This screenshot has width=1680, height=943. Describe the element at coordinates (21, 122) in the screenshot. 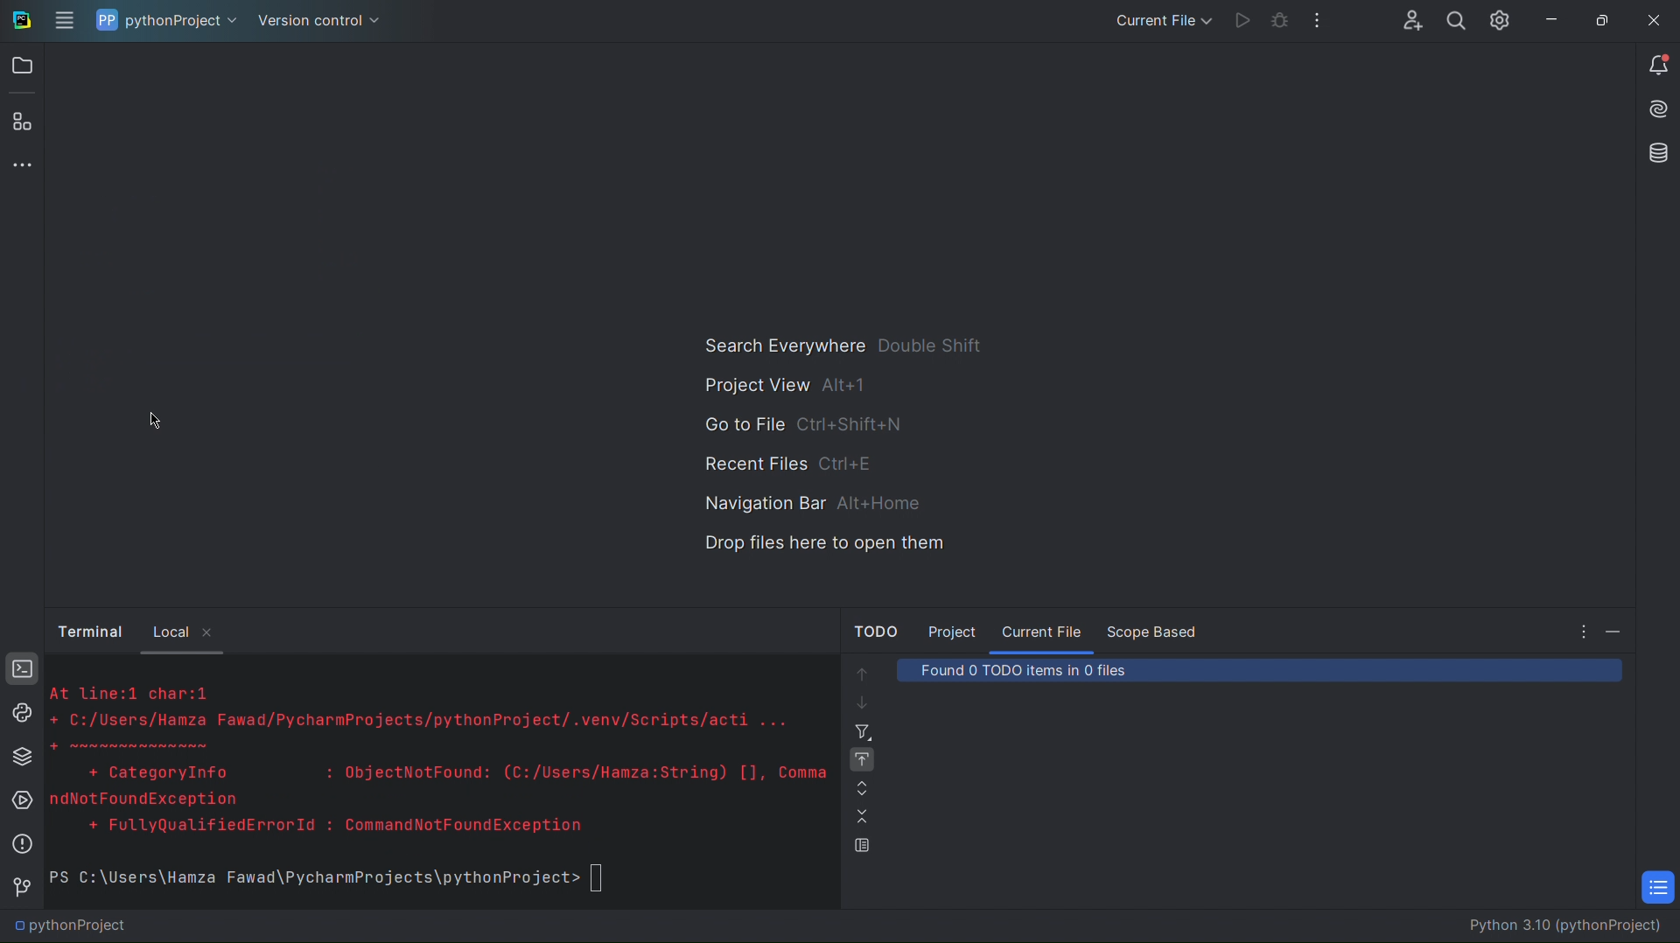

I see `Plugins` at that location.